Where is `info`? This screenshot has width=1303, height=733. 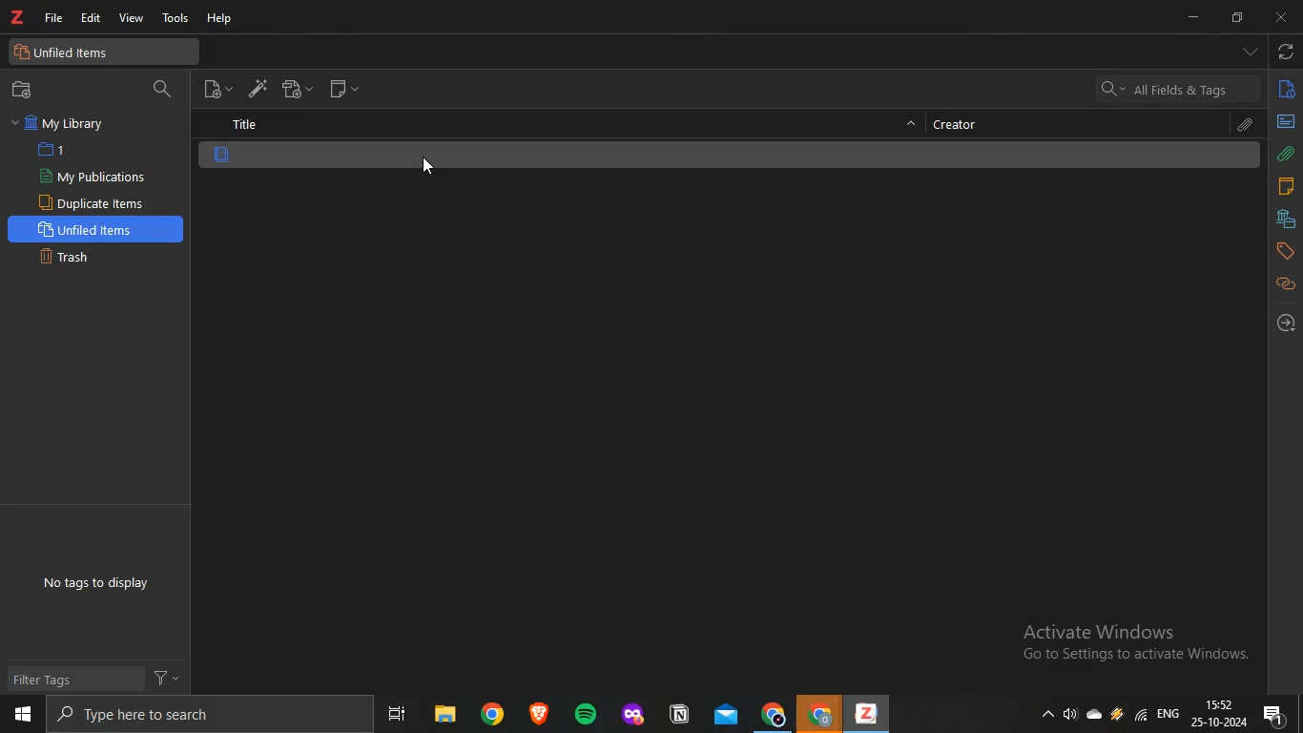 info is located at coordinates (1287, 93).